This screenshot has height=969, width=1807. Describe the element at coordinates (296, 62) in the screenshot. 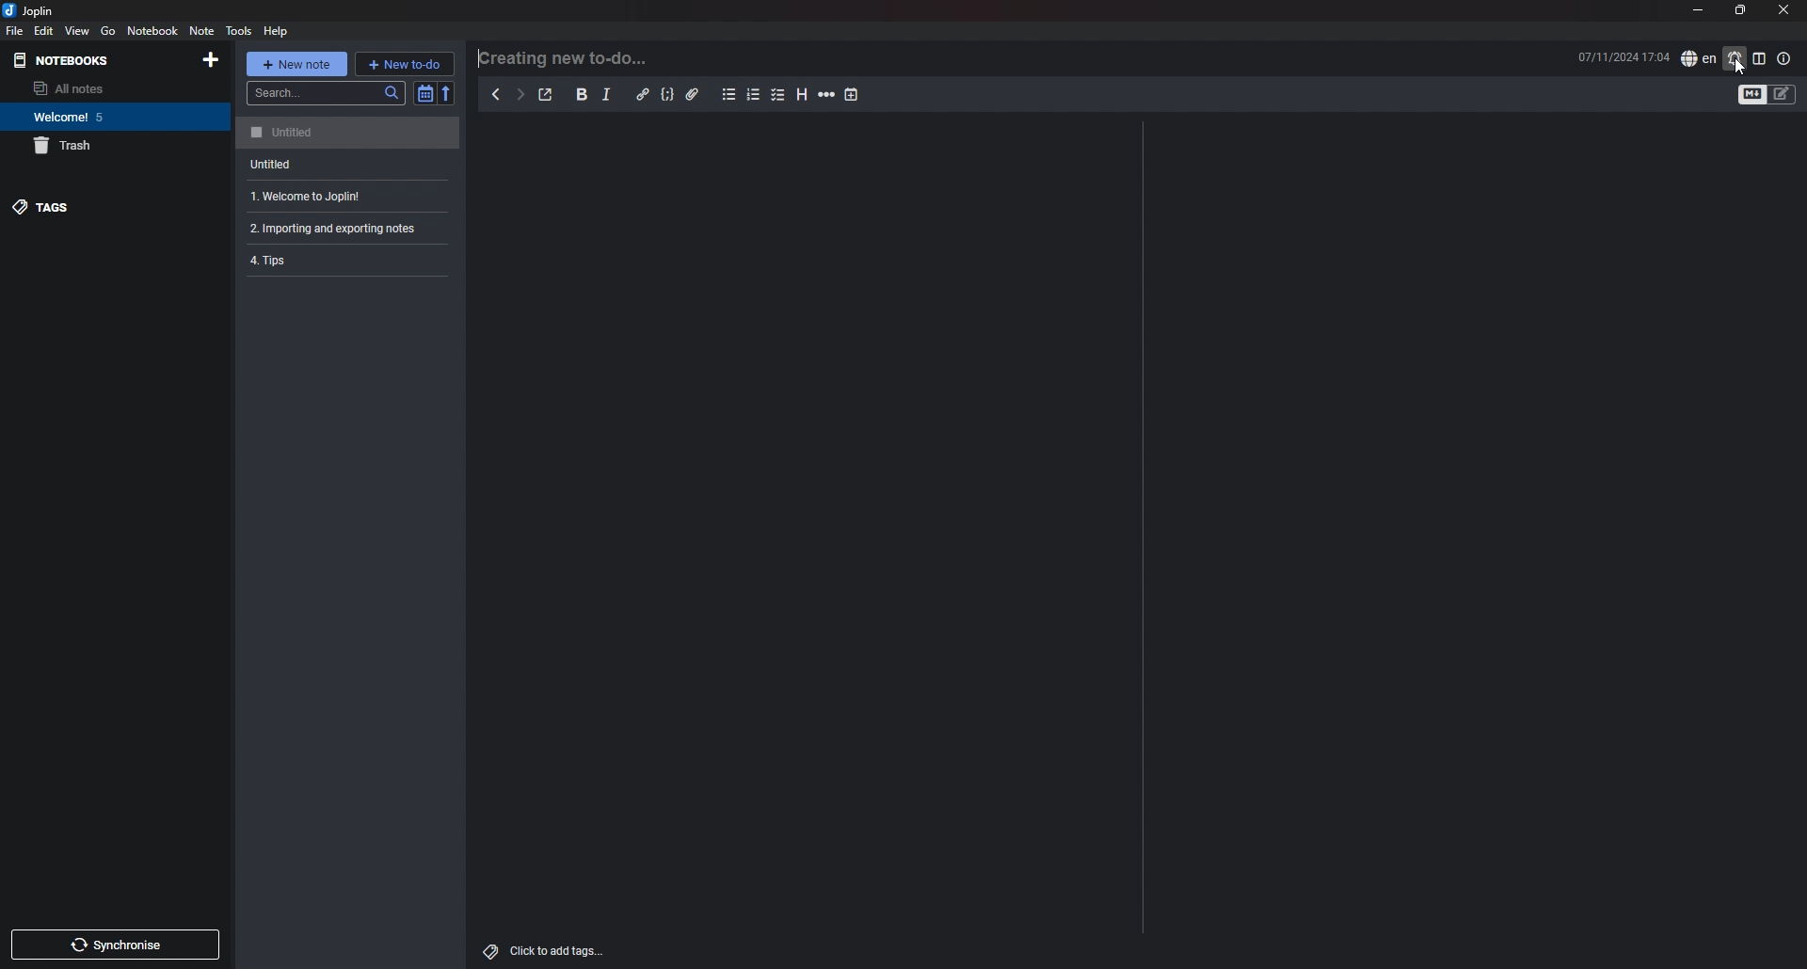

I see `new note` at that location.